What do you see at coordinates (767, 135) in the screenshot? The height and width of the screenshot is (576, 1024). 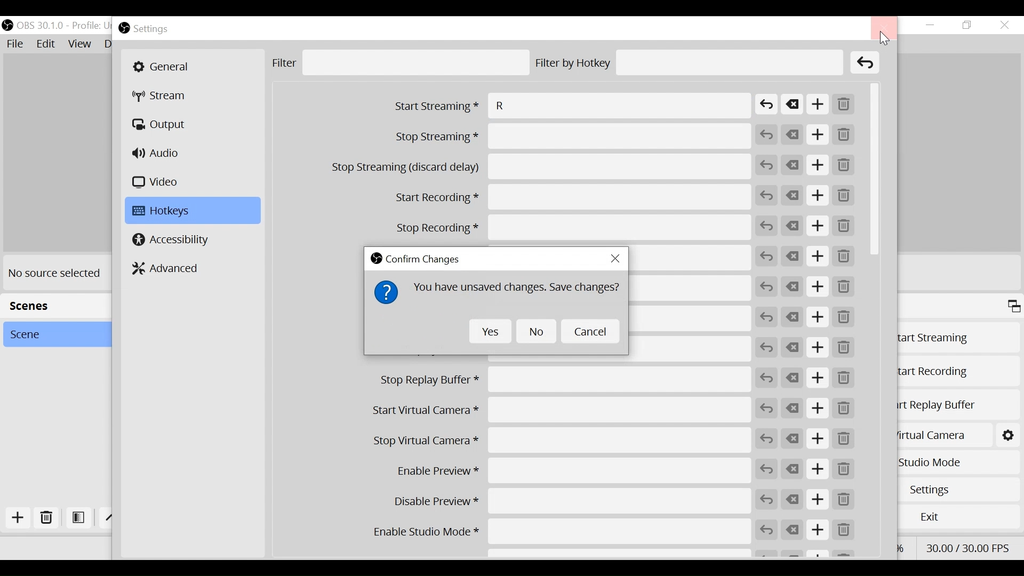 I see `Revert` at bounding box center [767, 135].